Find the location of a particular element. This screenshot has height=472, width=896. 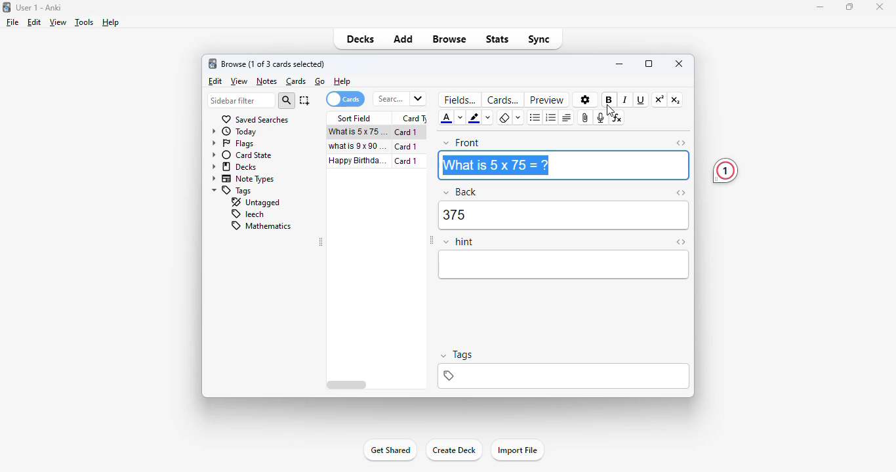

sidebar filter is located at coordinates (240, 100).